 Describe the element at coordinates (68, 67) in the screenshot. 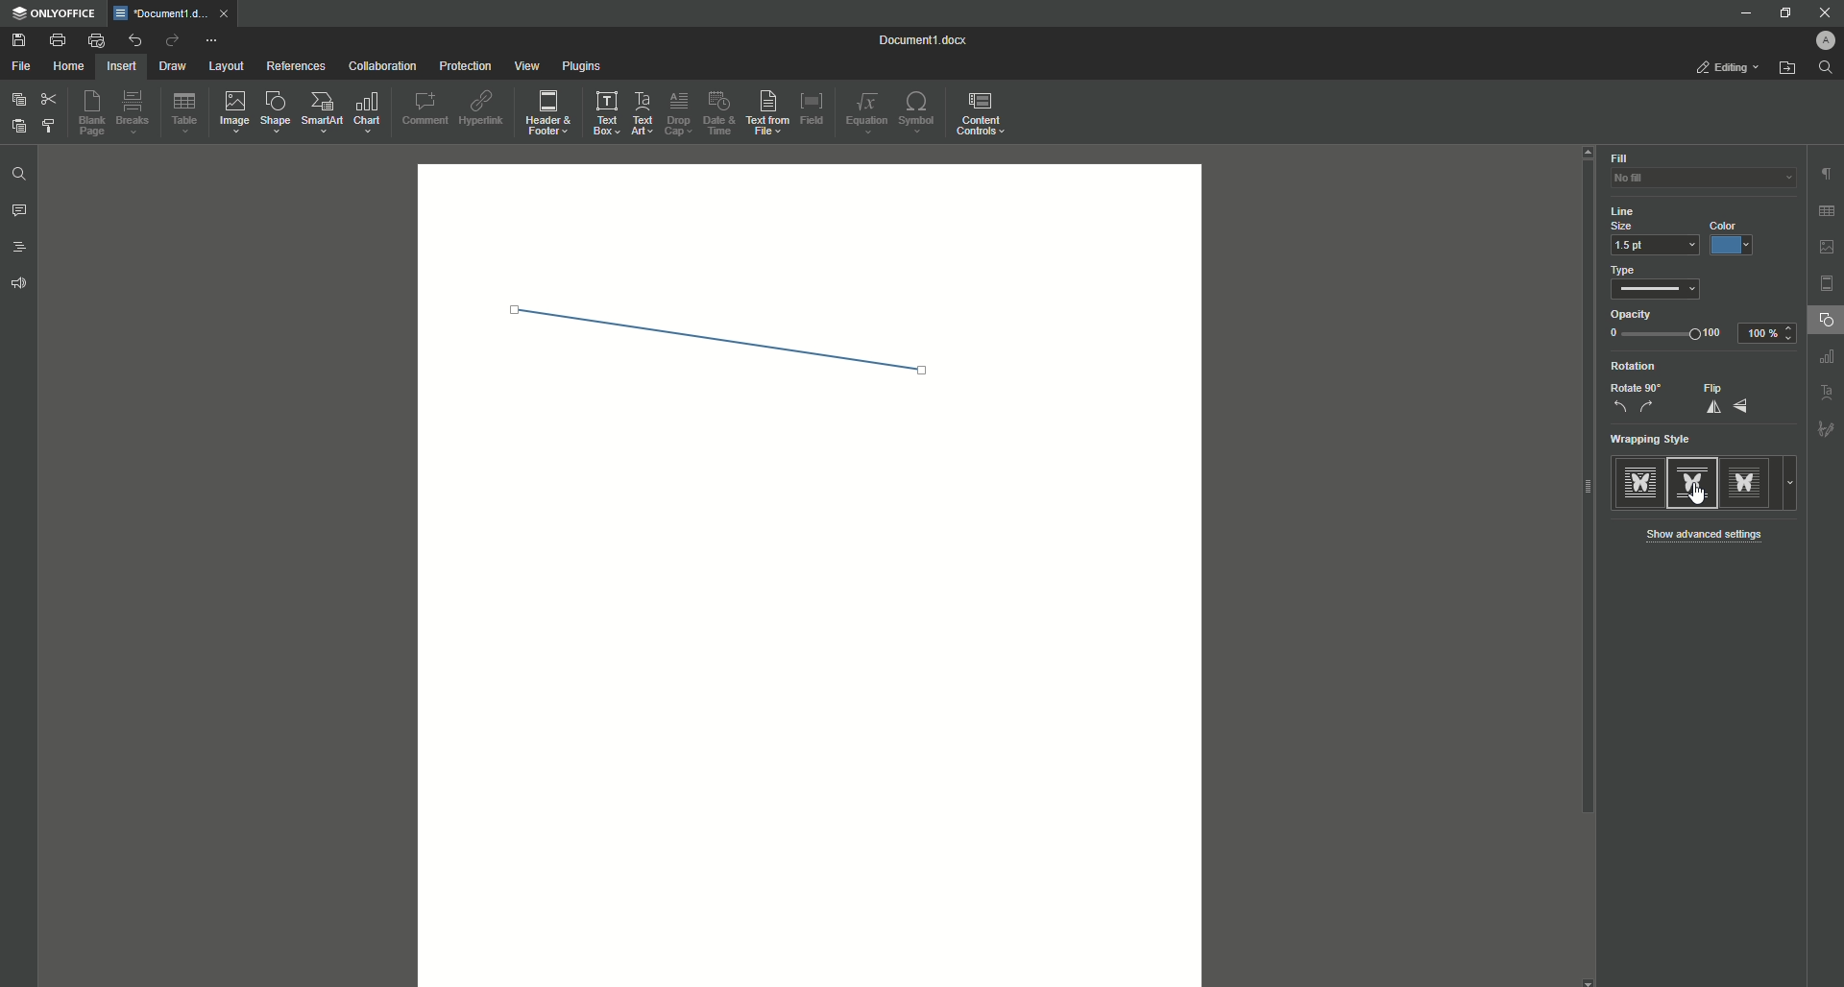

I see `Home` at that location.